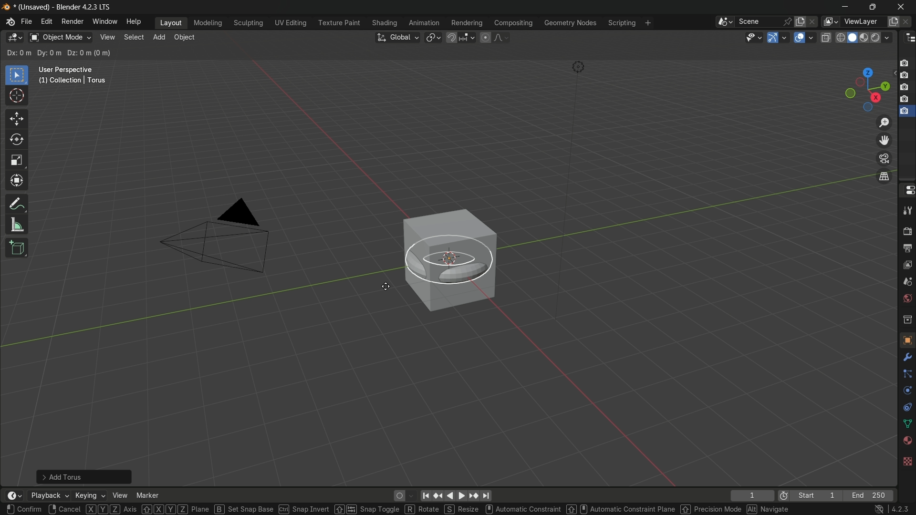  What do you see at coordinates (754, 37) in the screenshot?
I see `selectability and visibility` at bounding box center [754, 37].